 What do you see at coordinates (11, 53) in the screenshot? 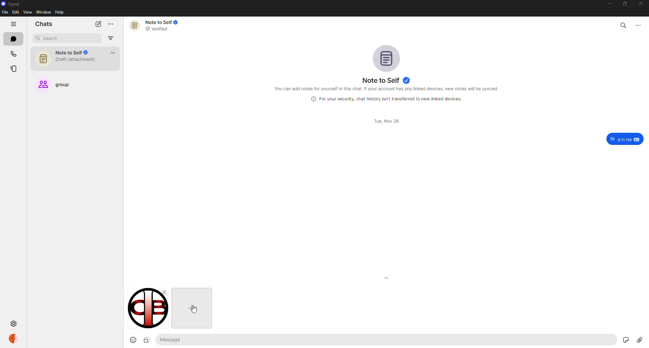
I see `calls` at bounding box center [11, 53].